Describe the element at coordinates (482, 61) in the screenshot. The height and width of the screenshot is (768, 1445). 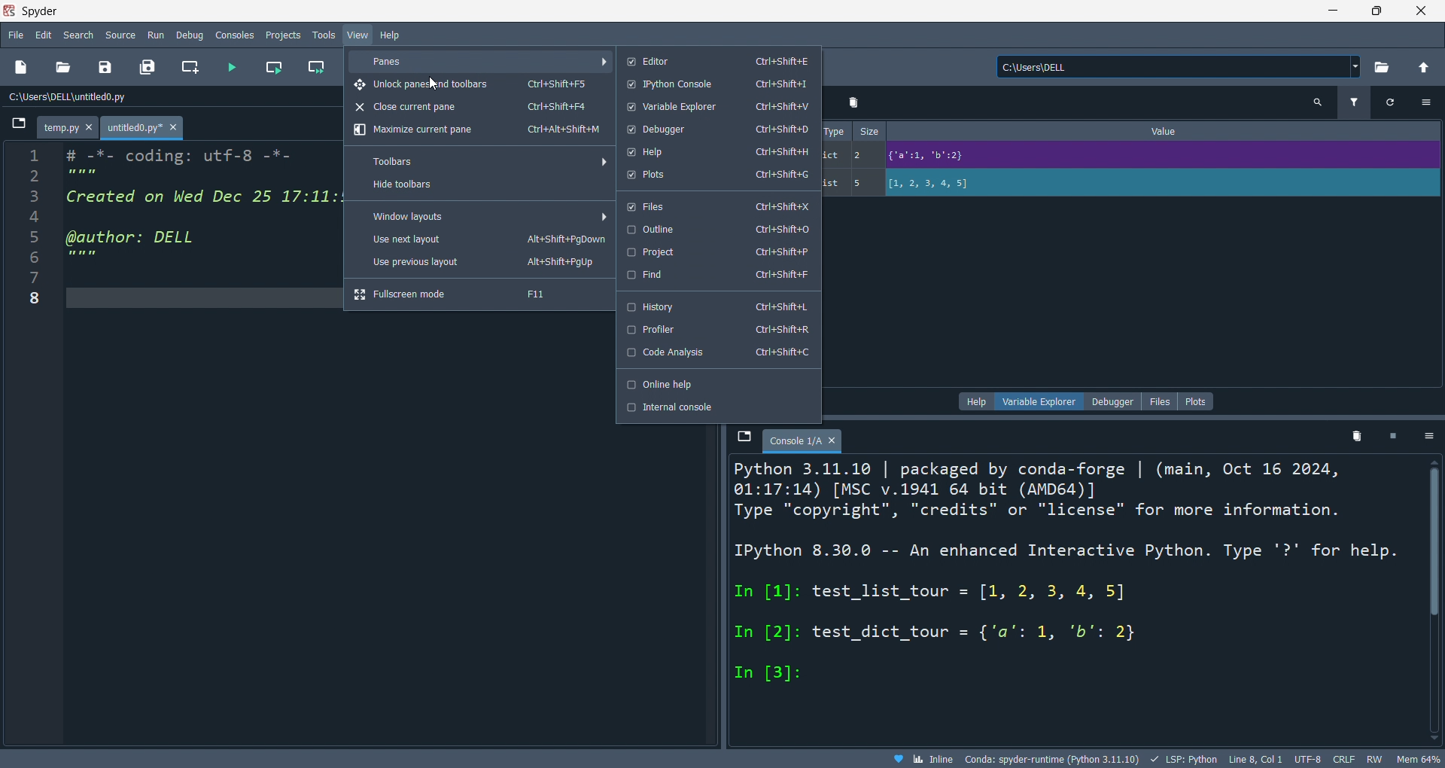
I see `panes` at that location.